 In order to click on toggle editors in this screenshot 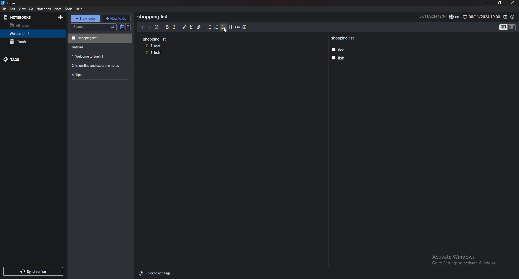, I will do `click(508, 27)`.